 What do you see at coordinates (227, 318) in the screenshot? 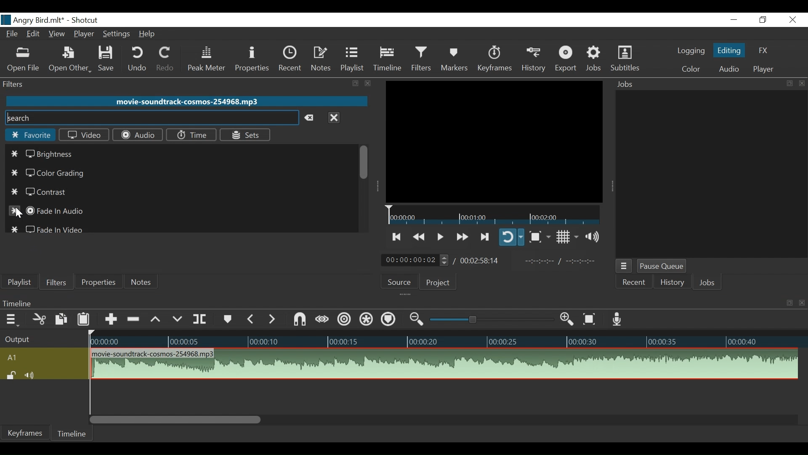
I see `Markers` at bounding box center [227, 318].